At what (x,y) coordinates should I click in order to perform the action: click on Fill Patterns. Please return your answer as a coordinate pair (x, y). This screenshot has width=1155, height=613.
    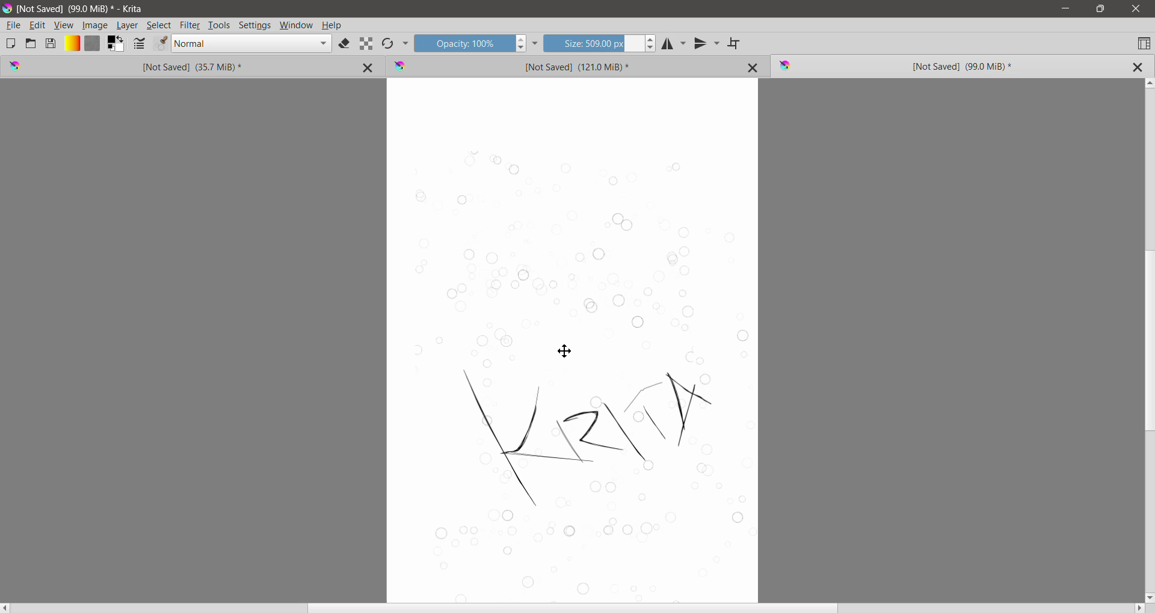
    Looking at the image, I should click on (92, 44).